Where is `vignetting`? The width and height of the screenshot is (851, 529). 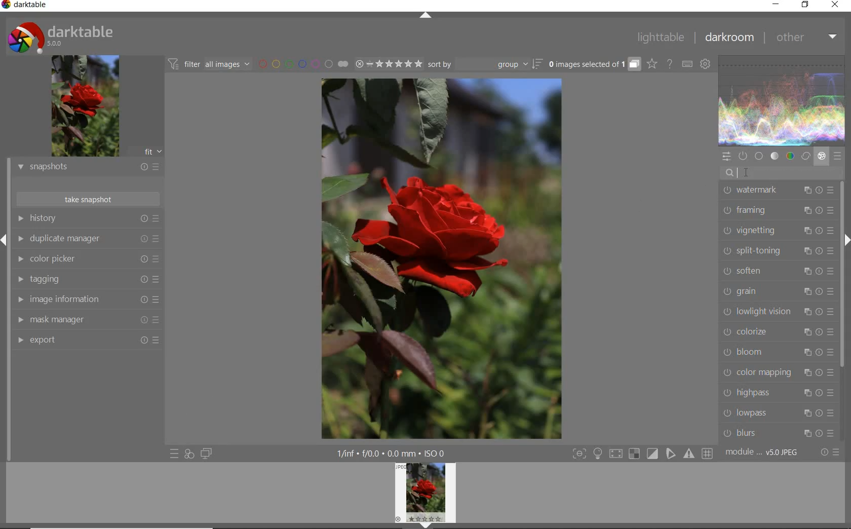 vignetting is located at coordinates (776, 231).